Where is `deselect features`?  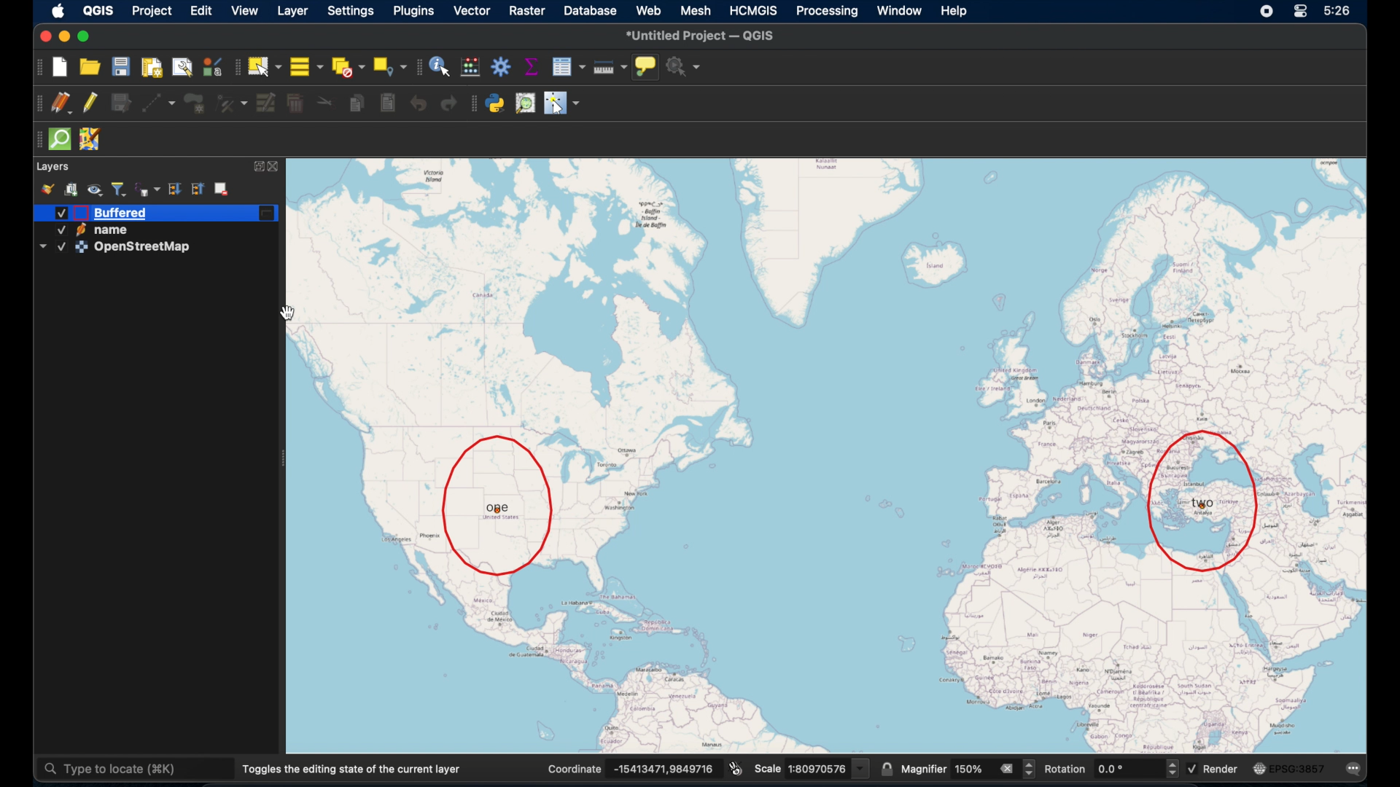
deselect features is located at coordinates (346, 66).